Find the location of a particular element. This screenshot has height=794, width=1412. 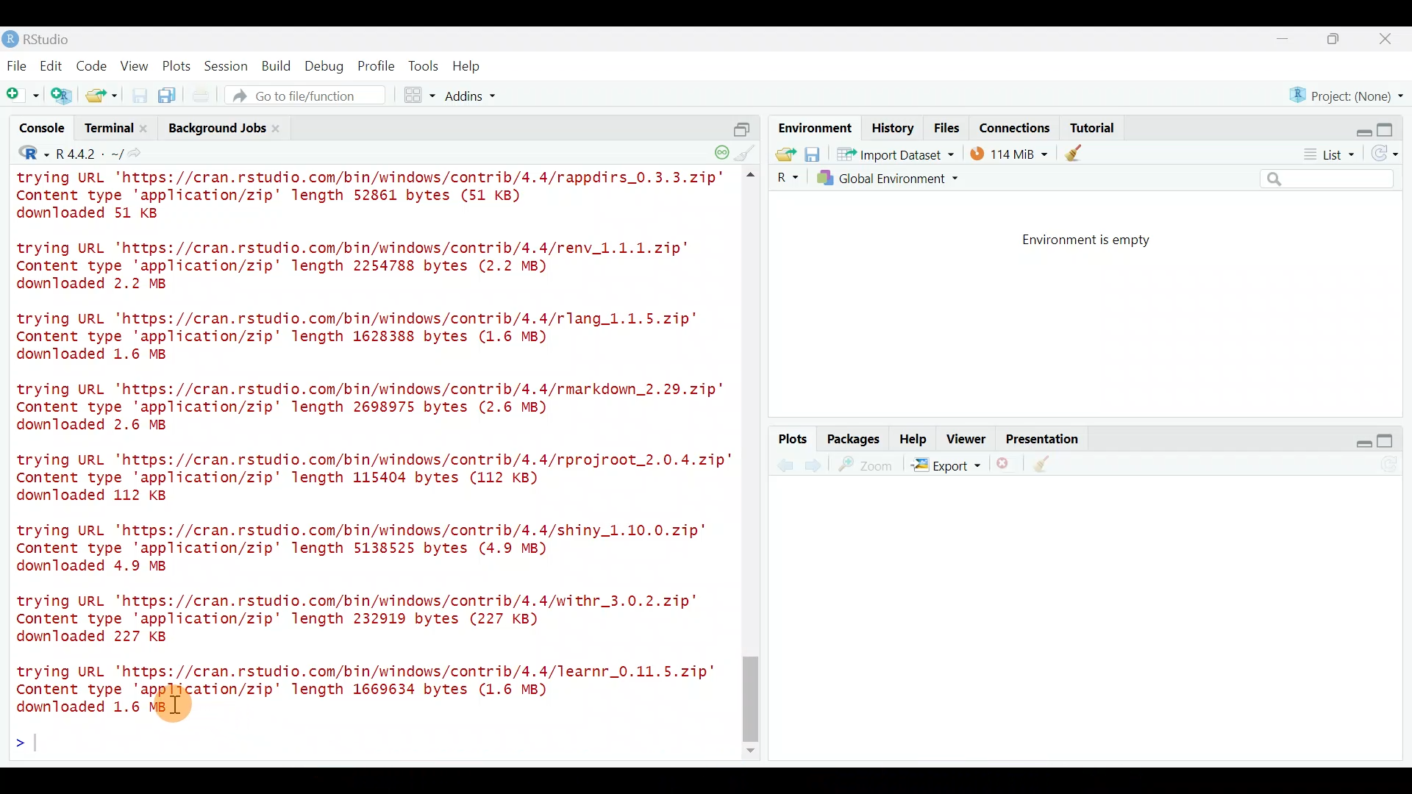

Session is located at coordinates (229, 65).